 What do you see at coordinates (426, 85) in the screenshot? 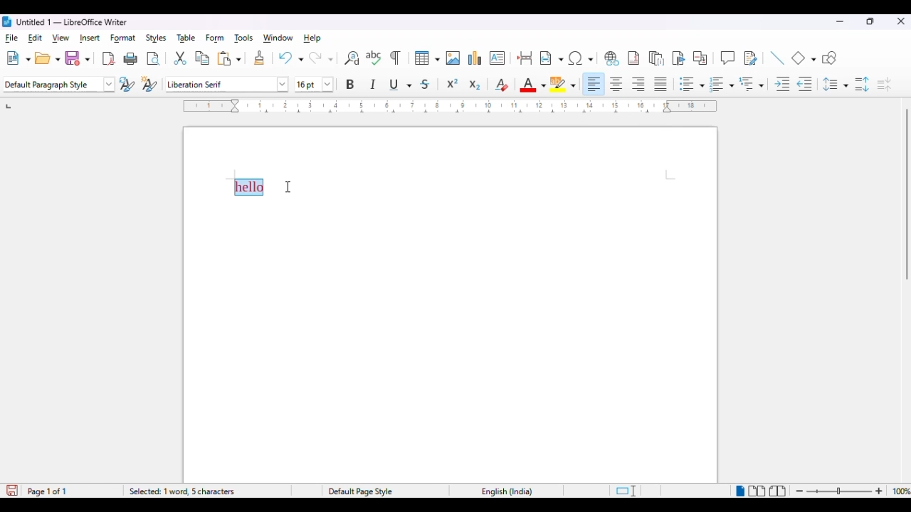
I see `strikethrough` at bounding box center [426, 85].